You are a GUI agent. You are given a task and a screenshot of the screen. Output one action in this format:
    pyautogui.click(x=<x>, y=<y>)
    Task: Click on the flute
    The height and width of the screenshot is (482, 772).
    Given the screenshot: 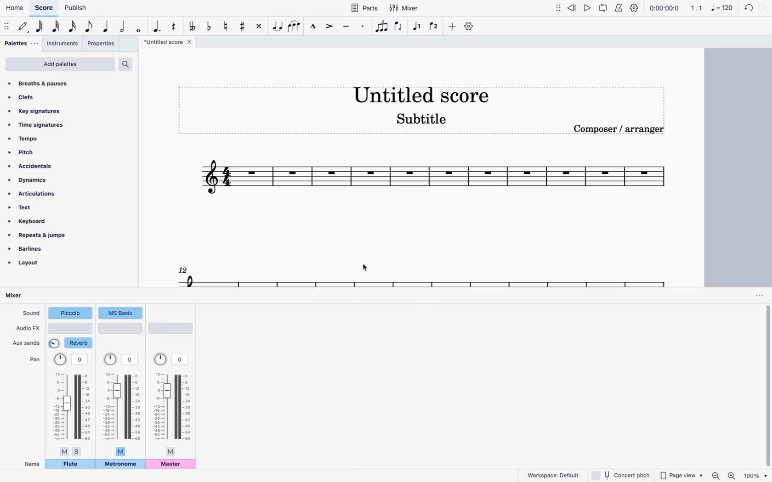 What is the action you would take?
    pyautogui.click(x=70, y=464)
    